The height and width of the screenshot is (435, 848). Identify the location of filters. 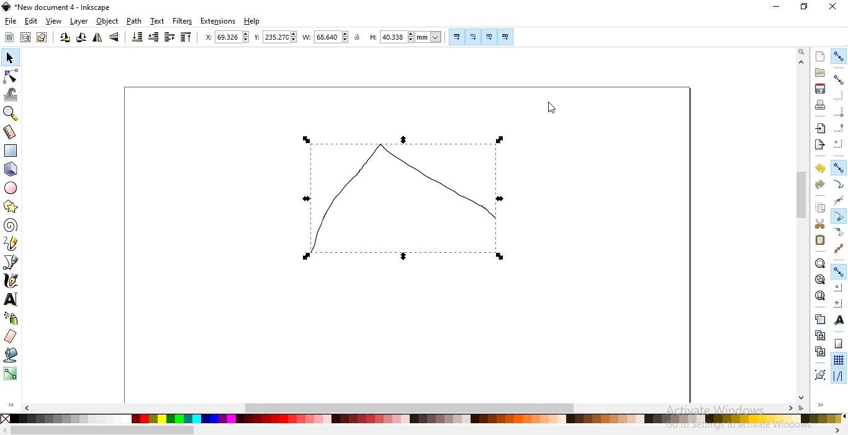
(183, 21).